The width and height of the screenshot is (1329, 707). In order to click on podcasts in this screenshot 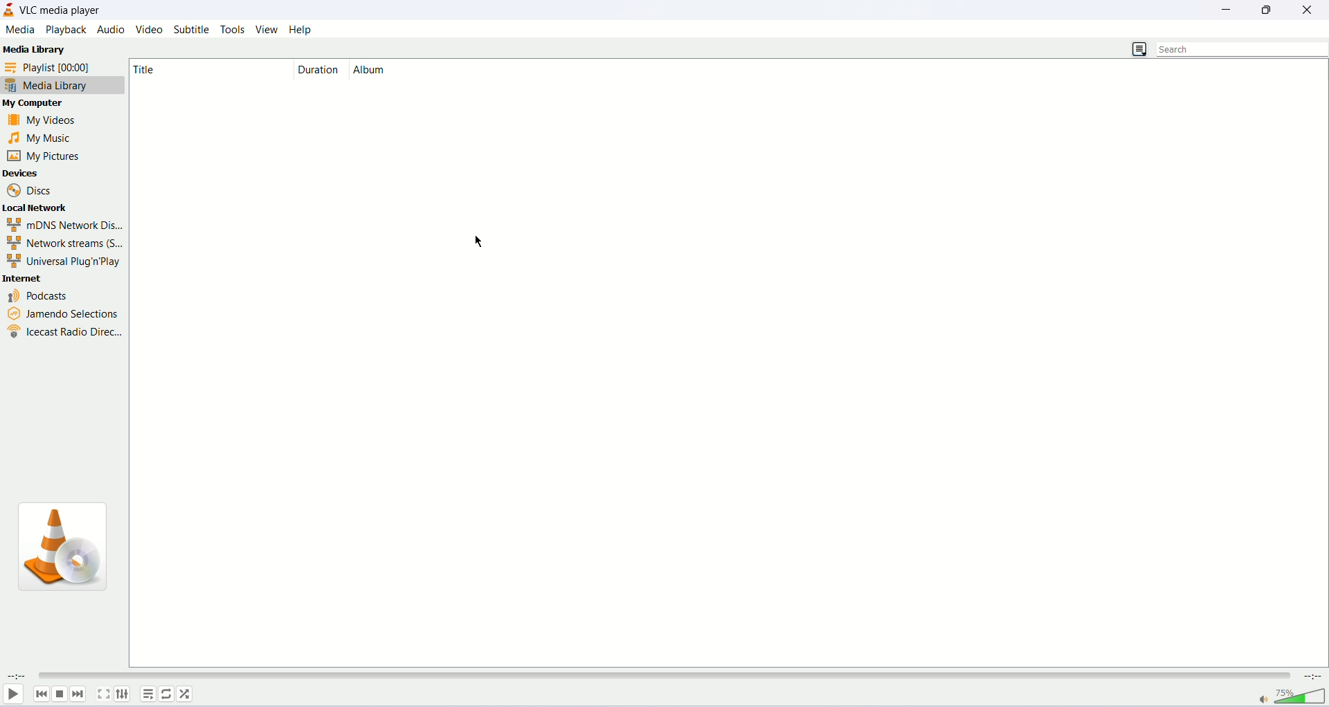, I will do `click(39, 295)`.